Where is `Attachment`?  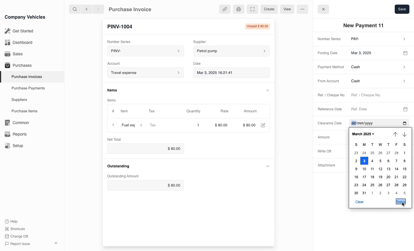 Attachment is located at coordinates (327, 166).